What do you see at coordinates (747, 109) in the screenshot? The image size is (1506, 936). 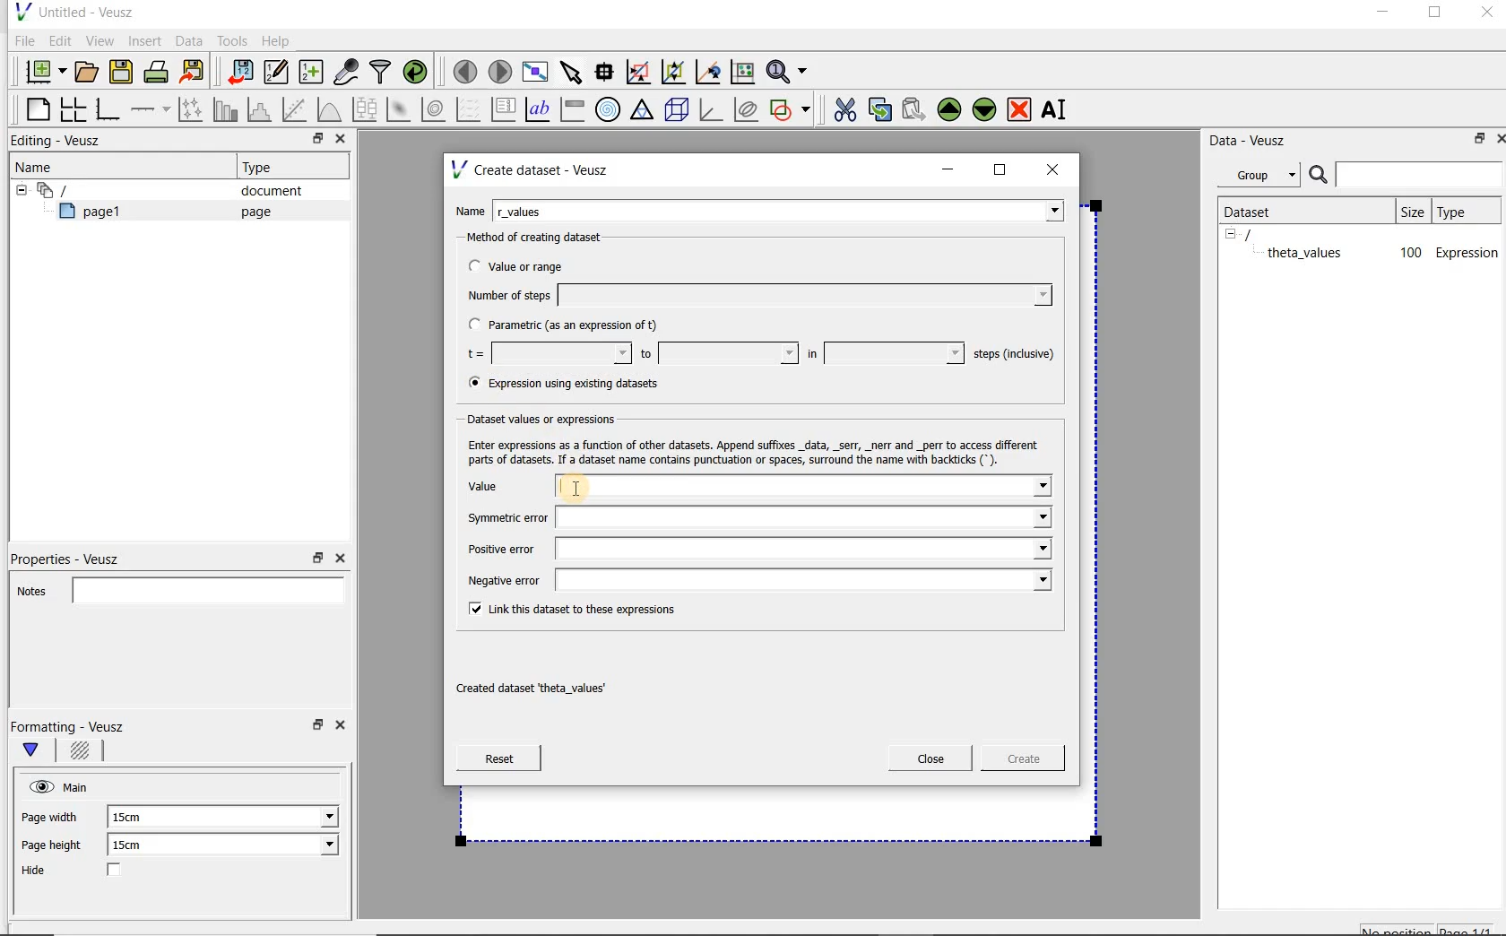 I see `plot covariance ellipses` at bounding box center [747, 109].